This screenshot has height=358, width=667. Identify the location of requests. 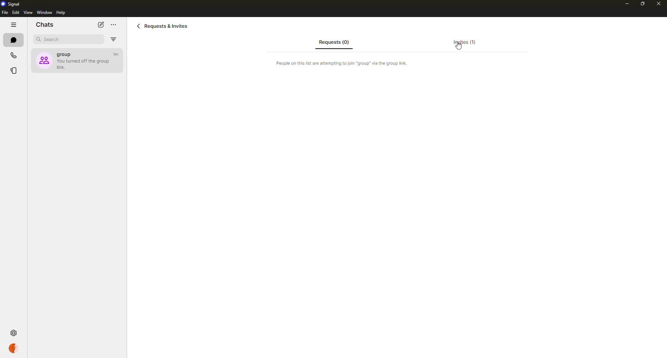
(332, 43).